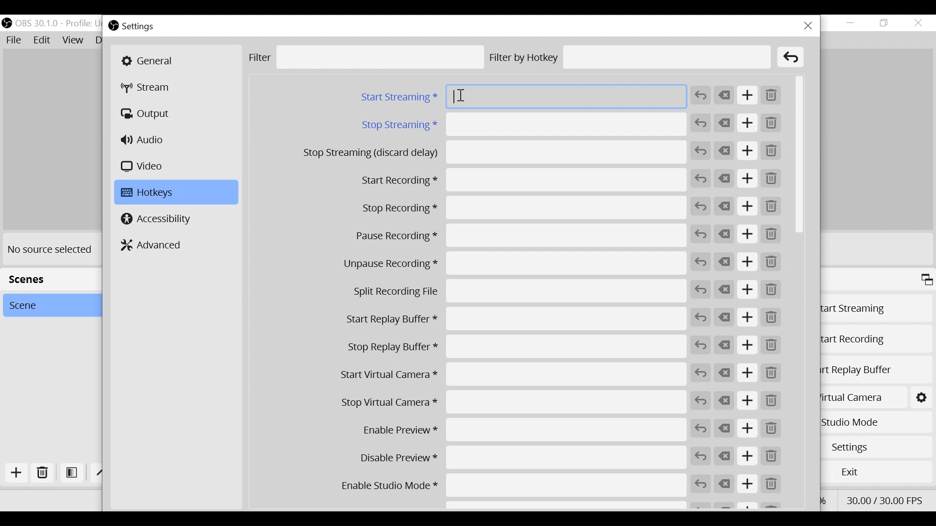  Describe the element at coordinates (724, 151) in the screenshot. I see `Clear` at that location.